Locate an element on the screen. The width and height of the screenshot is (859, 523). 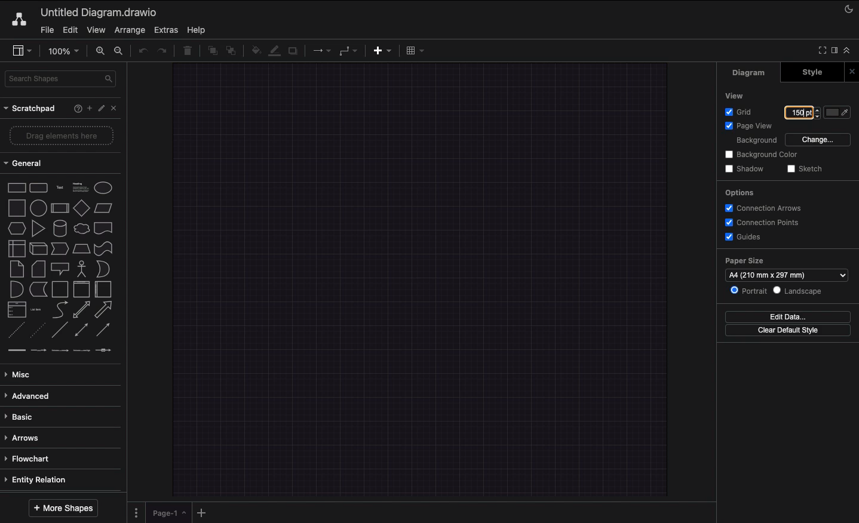
Zoom out is located at coordinates (120, 52).